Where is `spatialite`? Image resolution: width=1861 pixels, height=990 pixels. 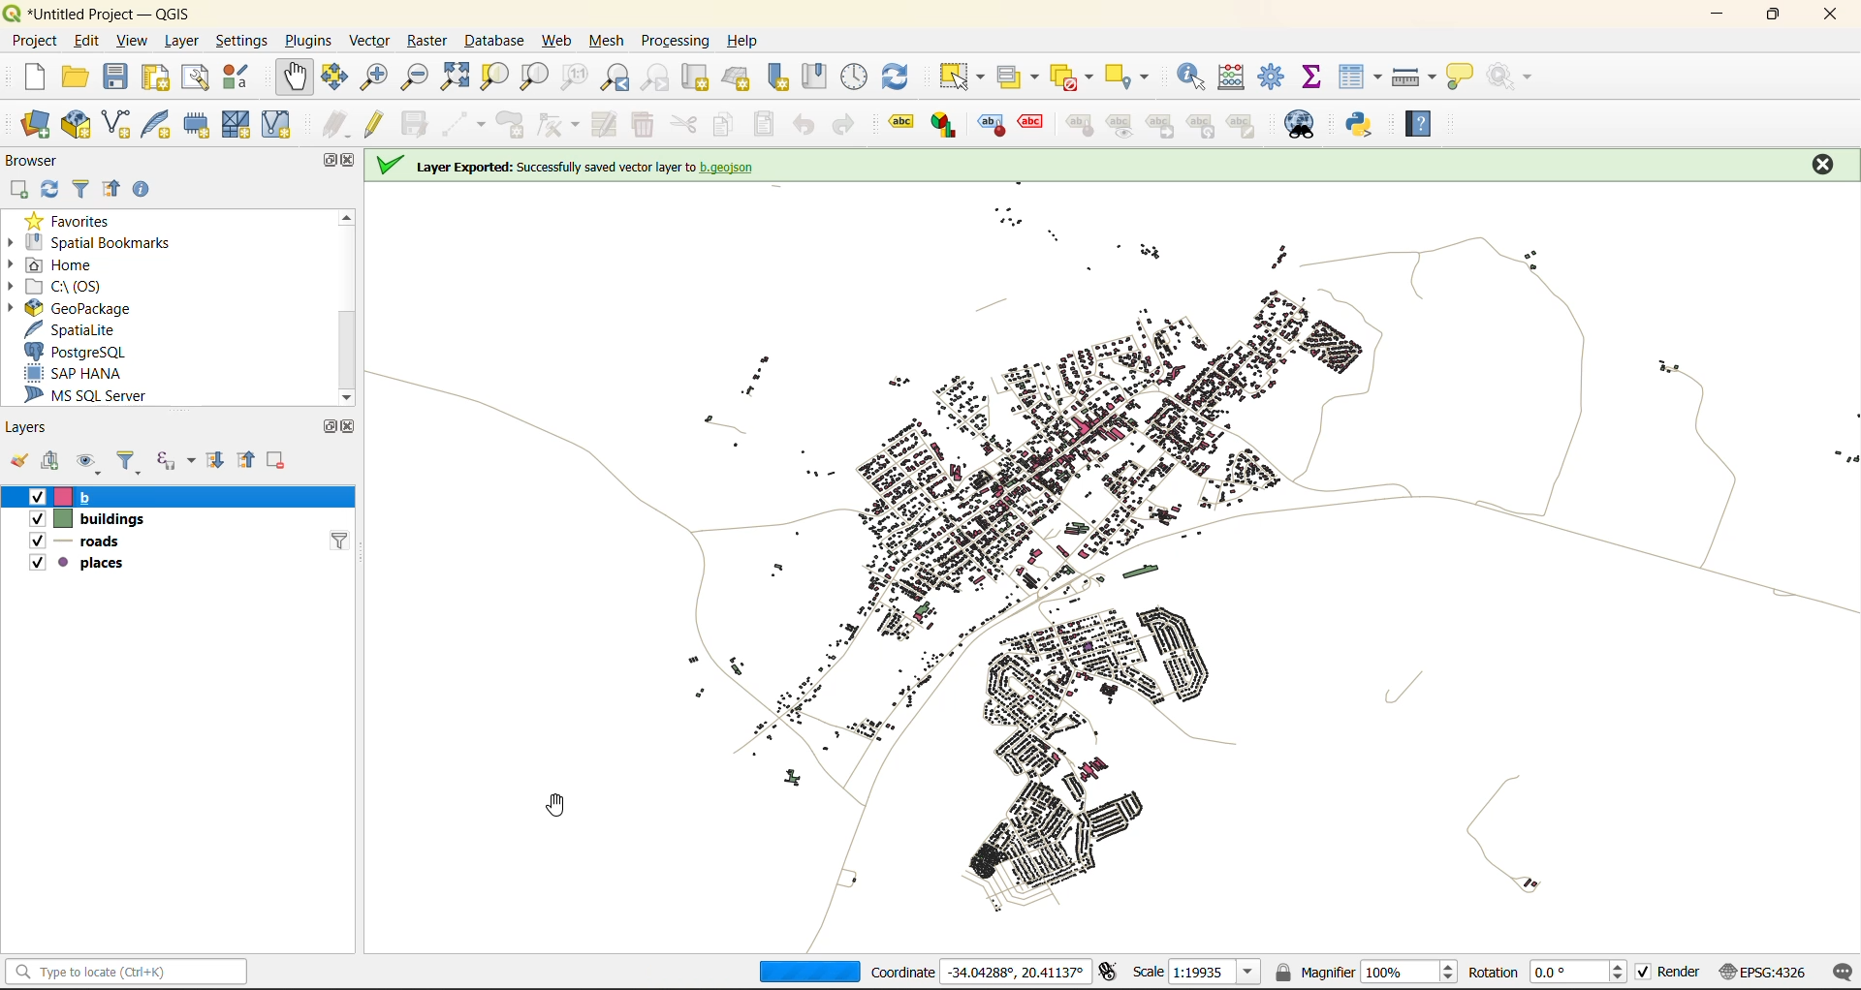 spatialite is located at coordinates (79, 331).